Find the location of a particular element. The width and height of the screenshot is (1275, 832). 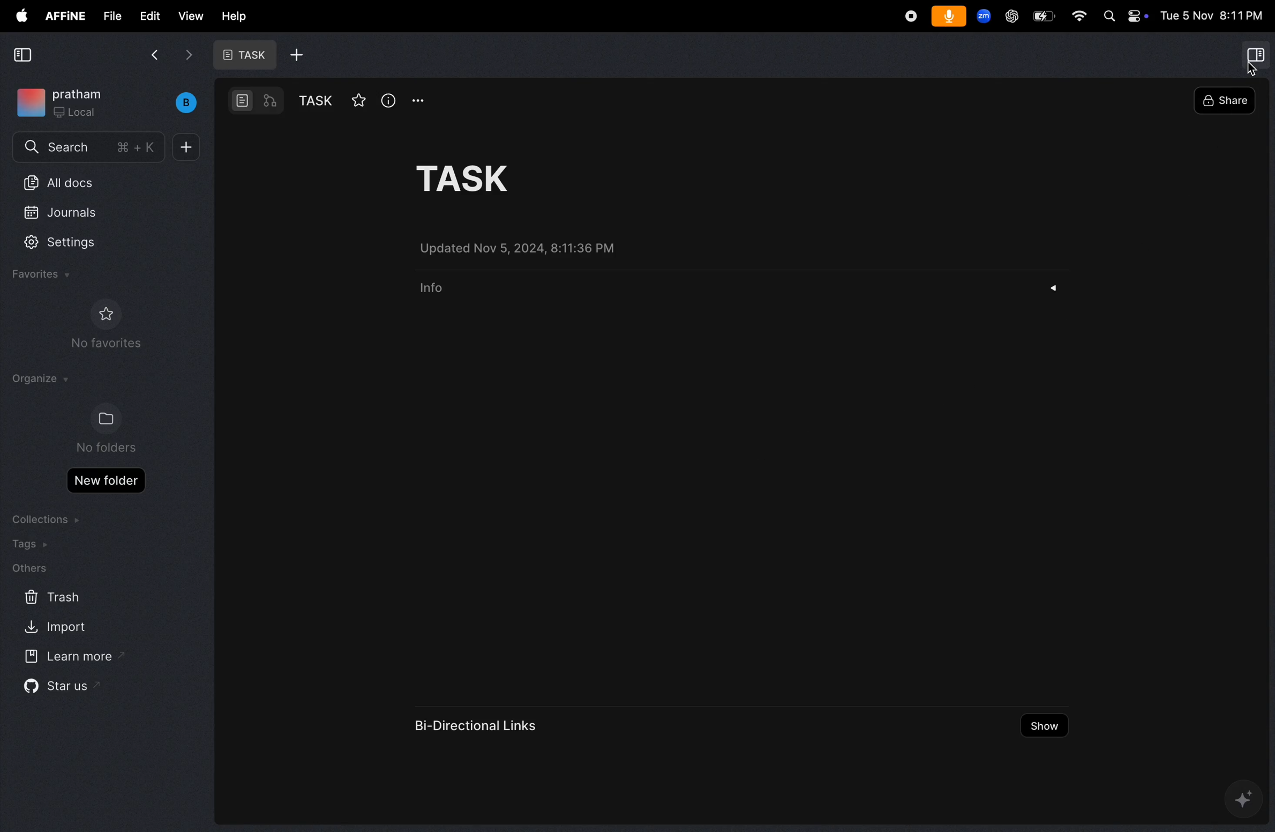

organize is located at coordinates (39, 379).